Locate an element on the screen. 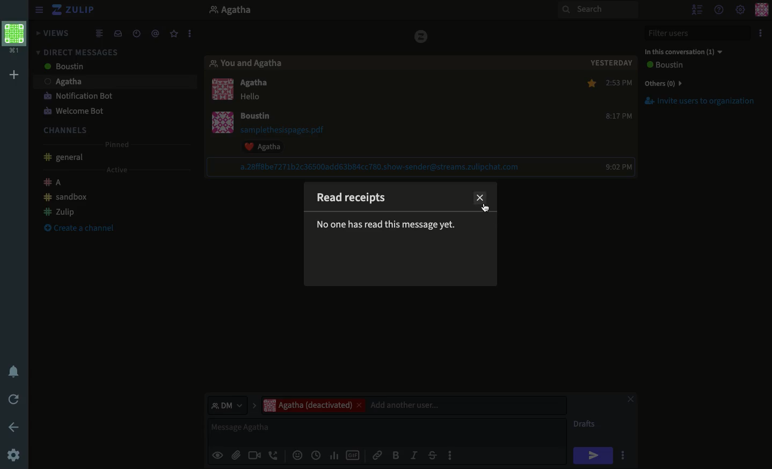 The height and width of the screenshot is (469, 772). Italics is located at coordinates (414, 455).